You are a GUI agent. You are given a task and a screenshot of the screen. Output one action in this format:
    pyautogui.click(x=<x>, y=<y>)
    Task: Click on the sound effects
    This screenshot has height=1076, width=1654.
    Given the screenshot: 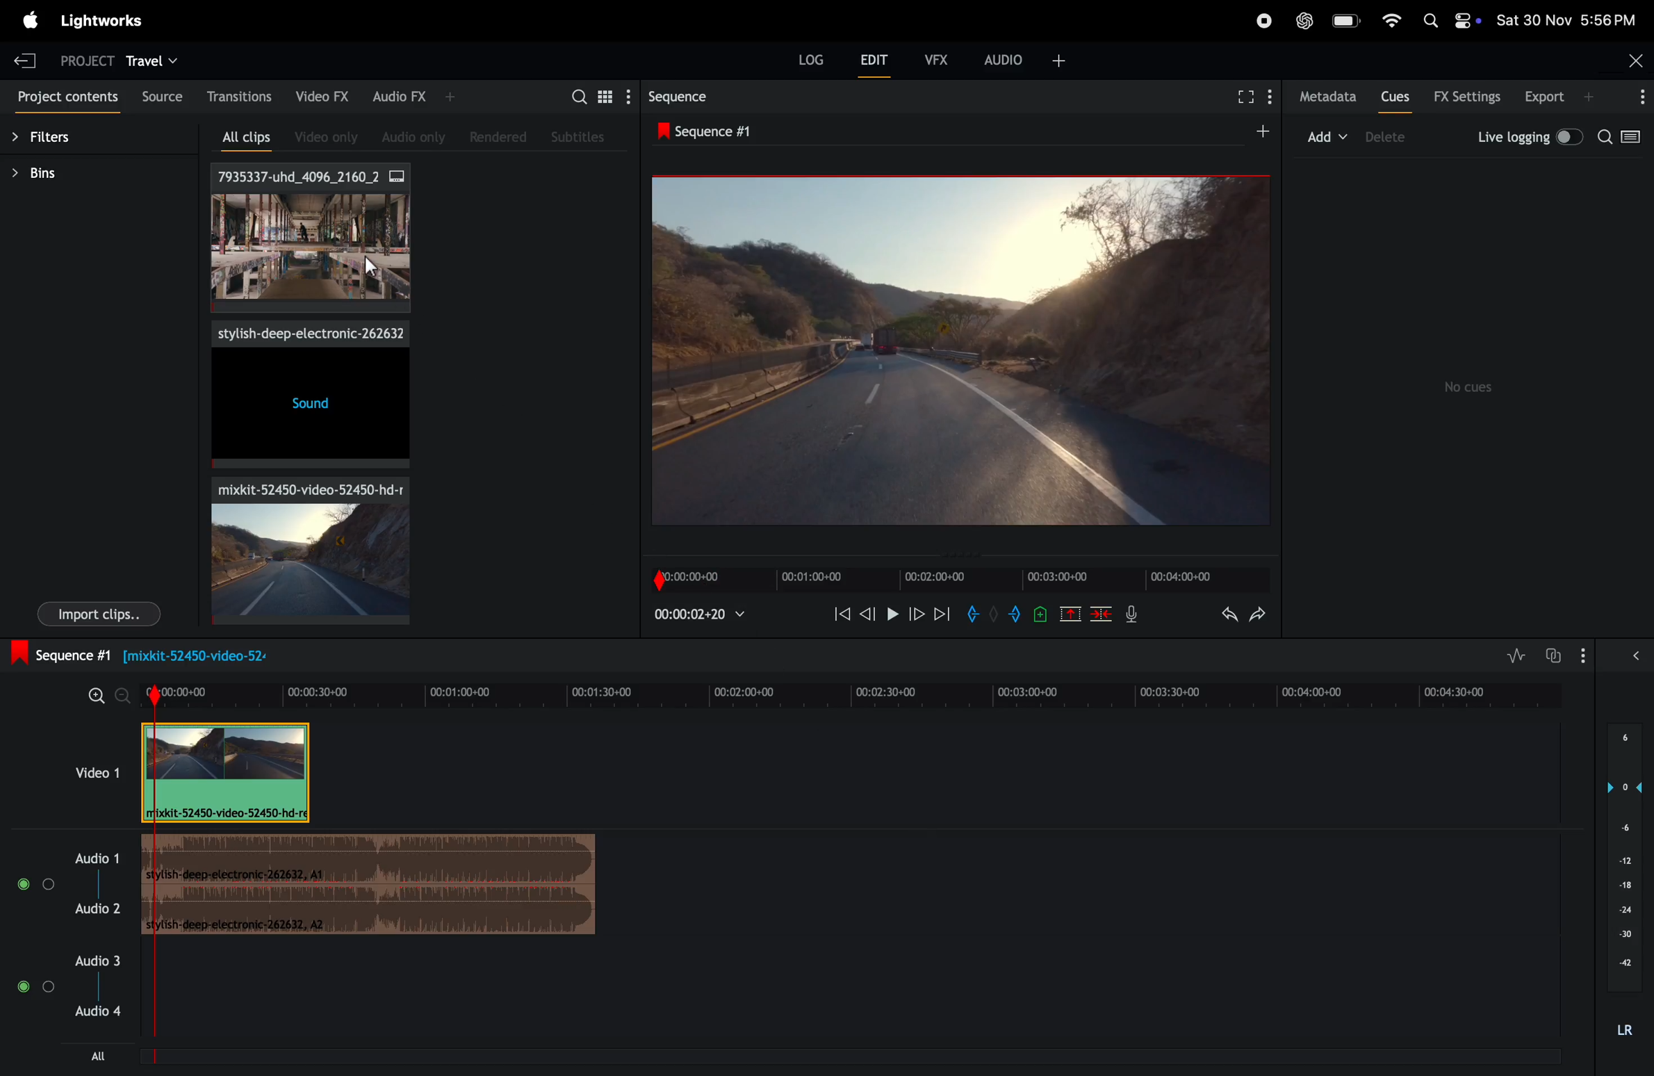 What is the action you would take?
    pyautogui.click(x=306, y=396)
    